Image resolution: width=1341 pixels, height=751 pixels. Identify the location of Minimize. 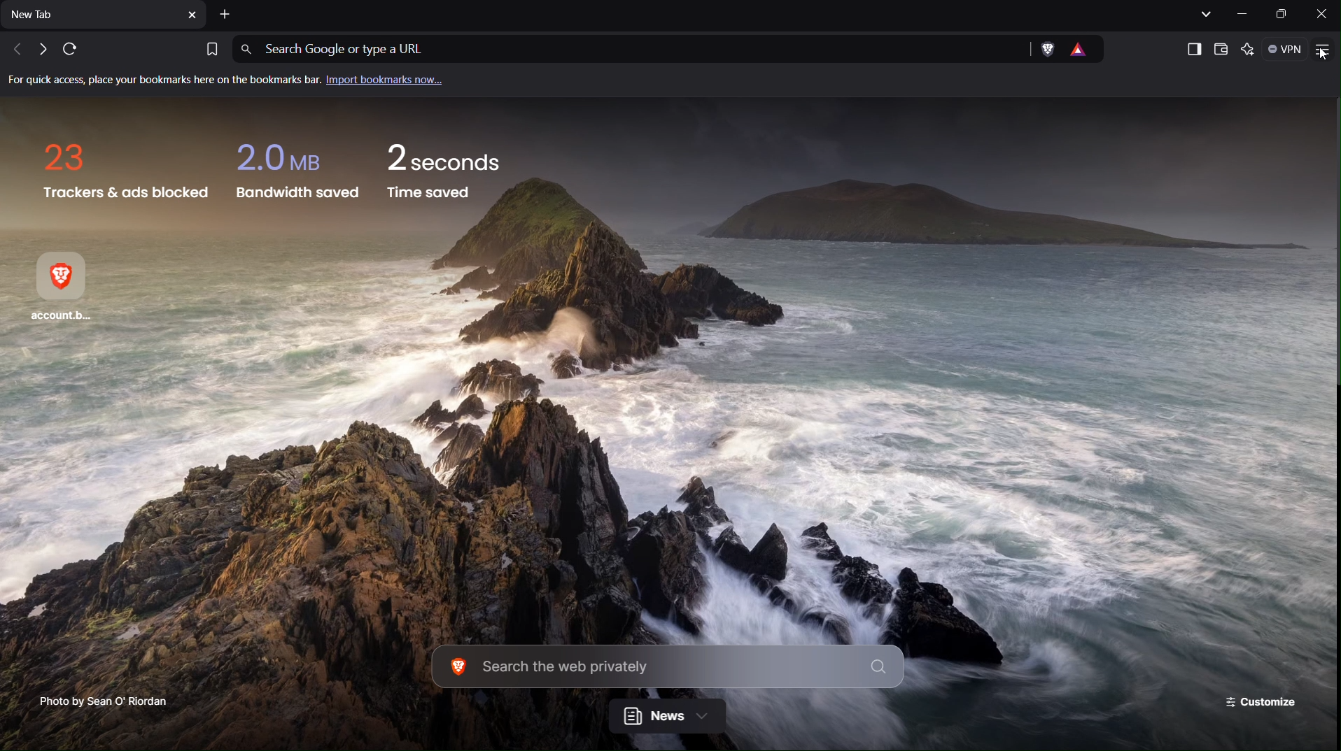
(1247, 14).